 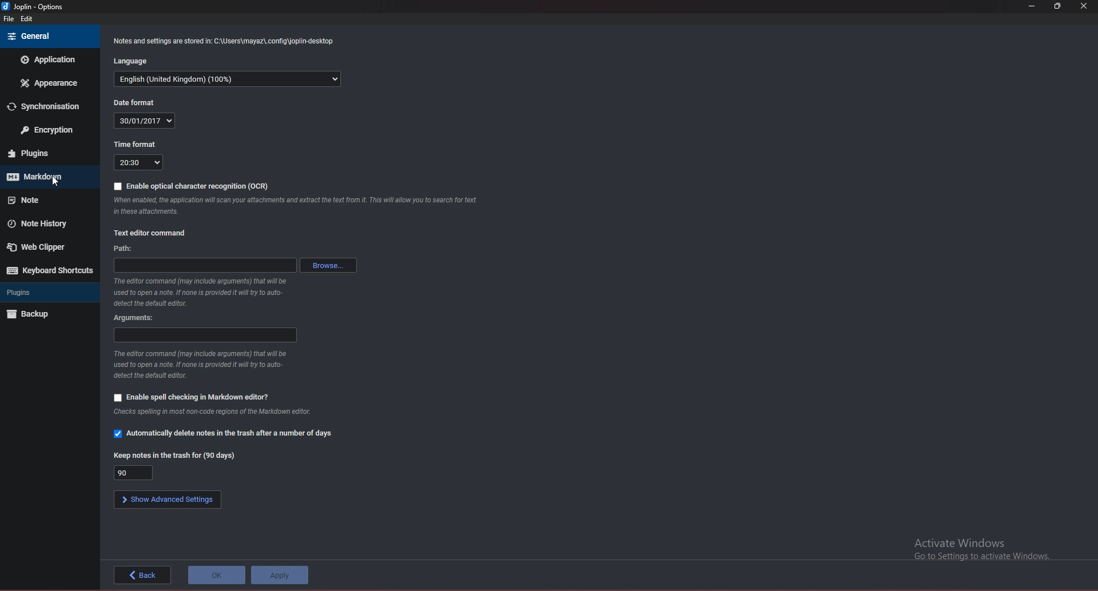 What do you see at coordinates (46, 198) in the screenshot?
I see `note` at bounding box center [46, 198].